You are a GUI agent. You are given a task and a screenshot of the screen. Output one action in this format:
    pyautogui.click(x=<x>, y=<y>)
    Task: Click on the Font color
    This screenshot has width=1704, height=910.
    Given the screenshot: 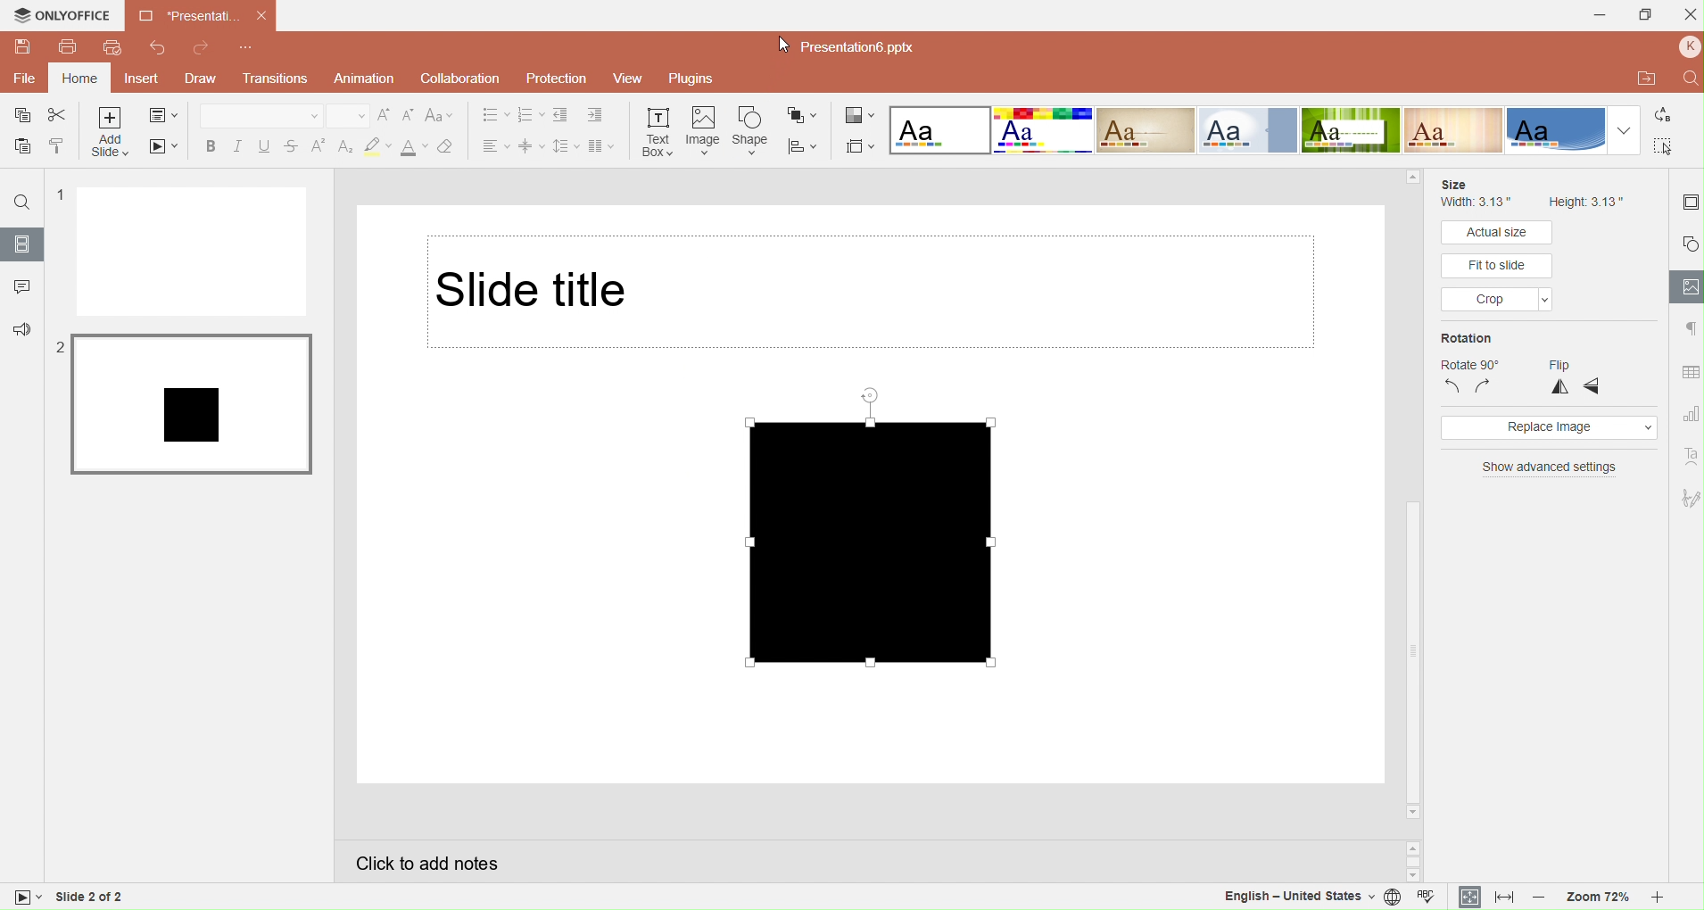 What is the action you would take?
    pyautogui.click(x=412, y=145)
    